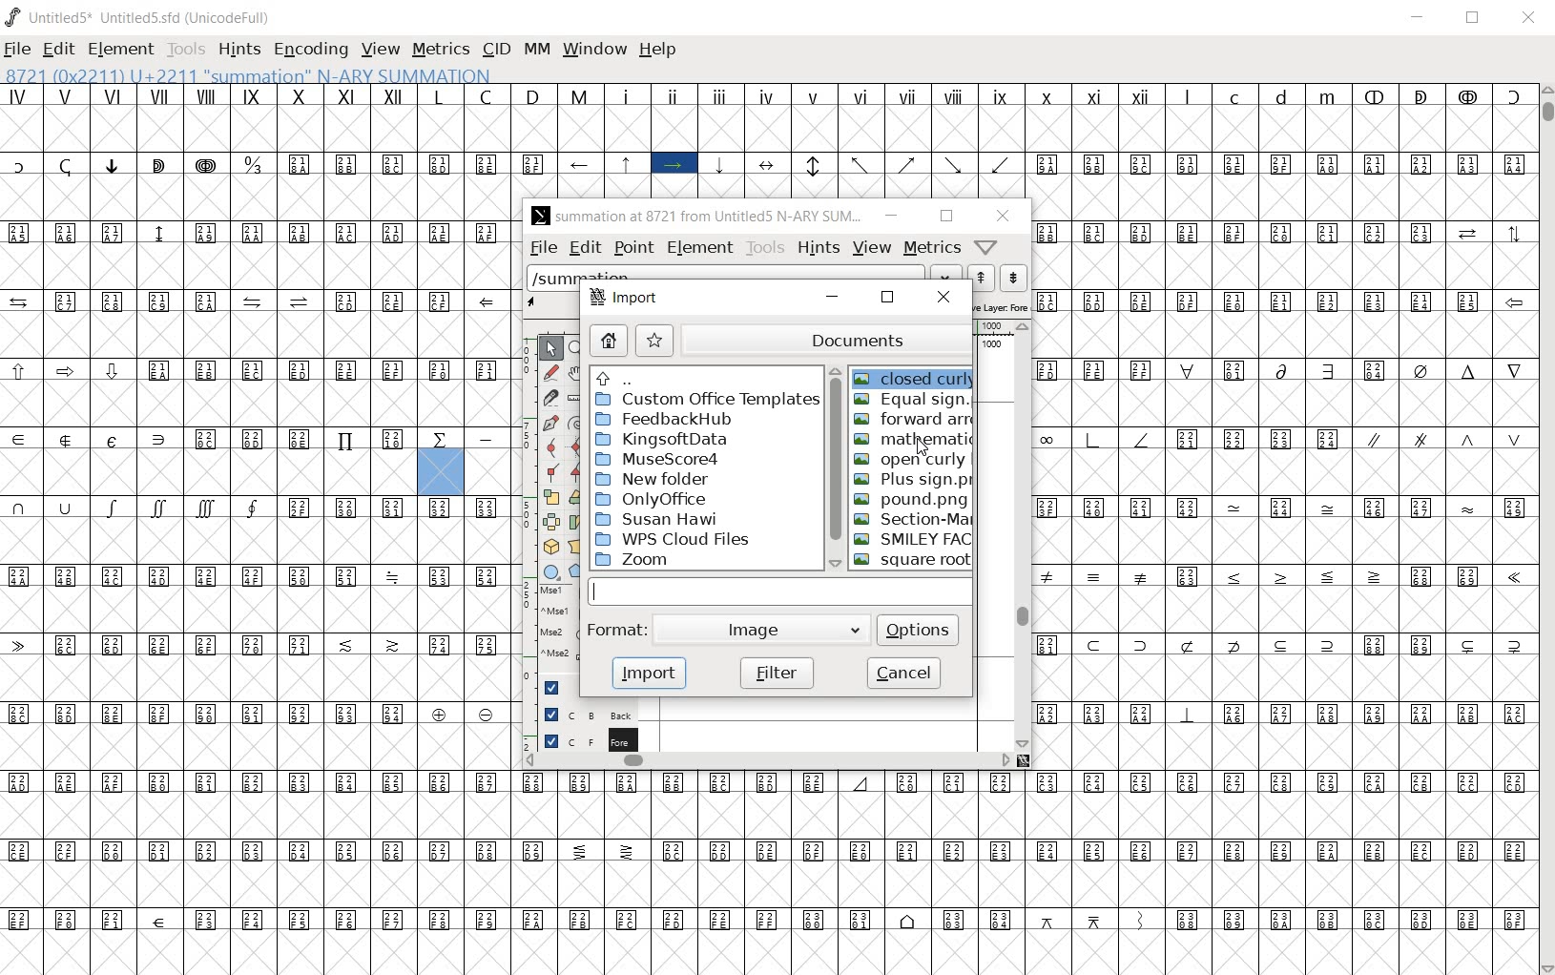  What do you see at coordinates (577, 373) in the screenshot?
I see `scroll by hand` at bounding box center [577, 373].